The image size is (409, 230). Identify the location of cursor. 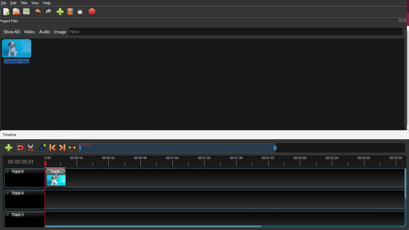
(56, 177).